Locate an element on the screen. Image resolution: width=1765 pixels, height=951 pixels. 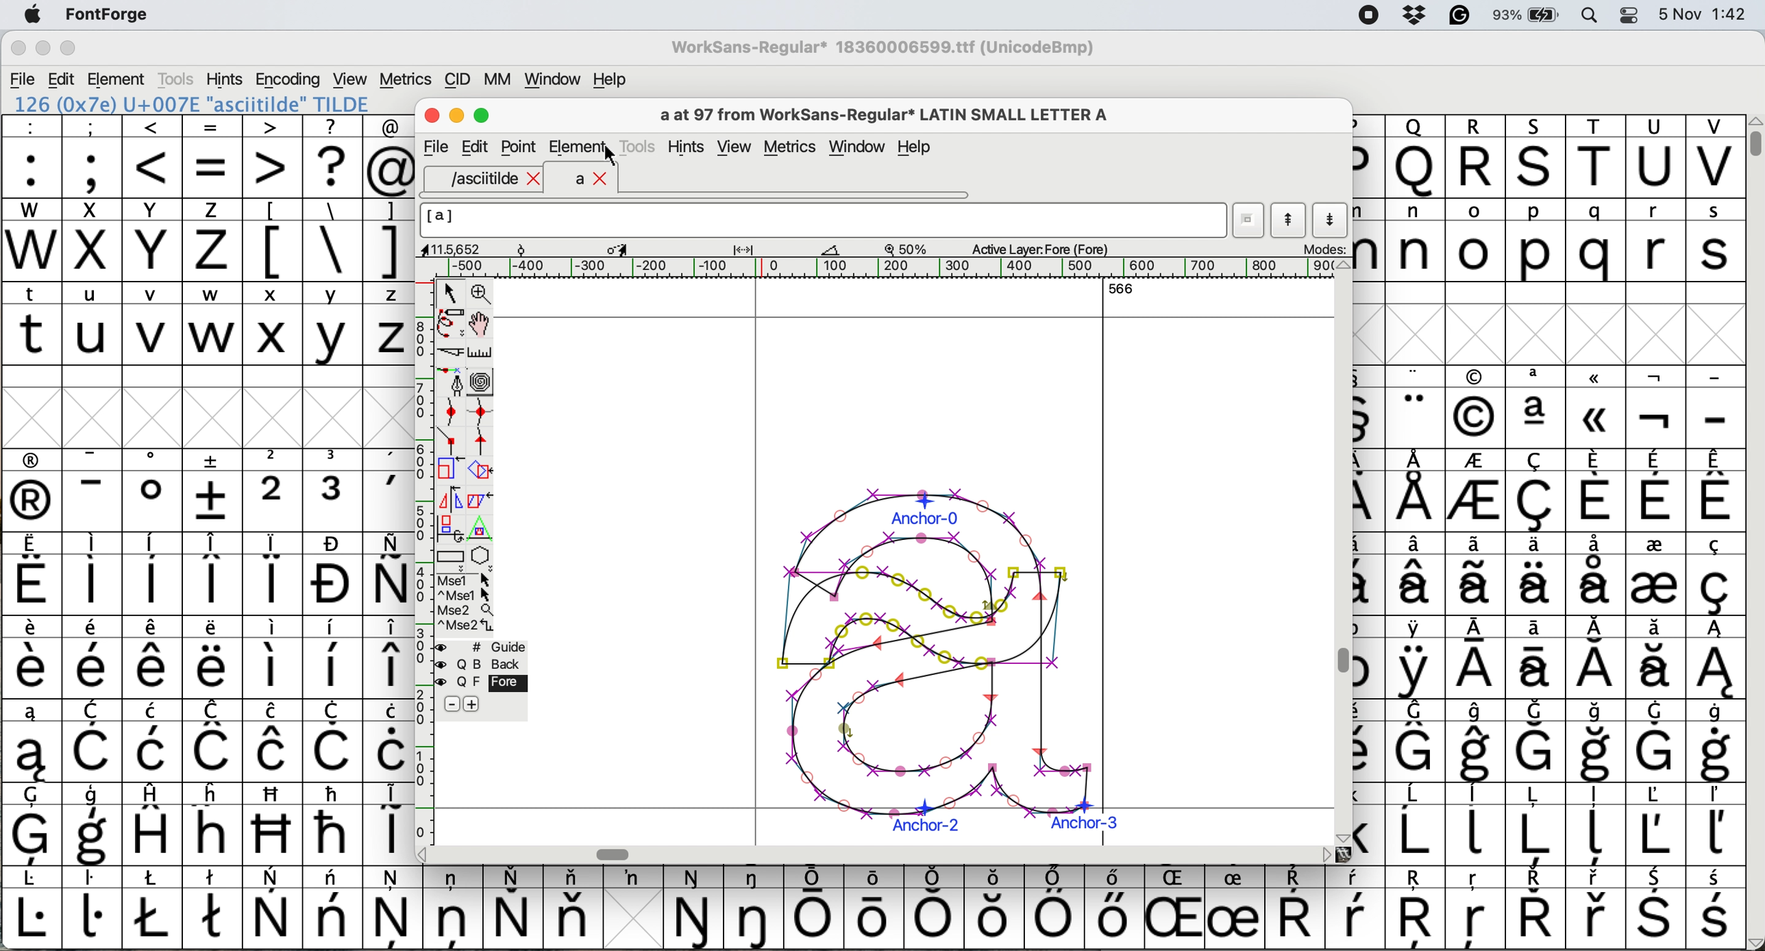
 is located at coordinates (214, 823).